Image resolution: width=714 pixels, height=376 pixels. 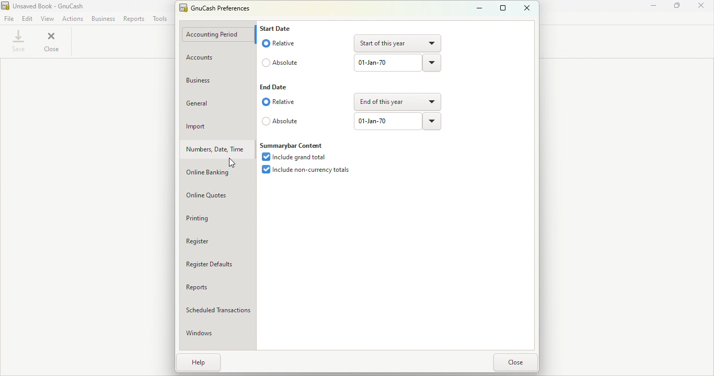 What do you see at coordinates (676, 7) in the screenshot?
I see `Maximize` at bounding box center [676, 7].